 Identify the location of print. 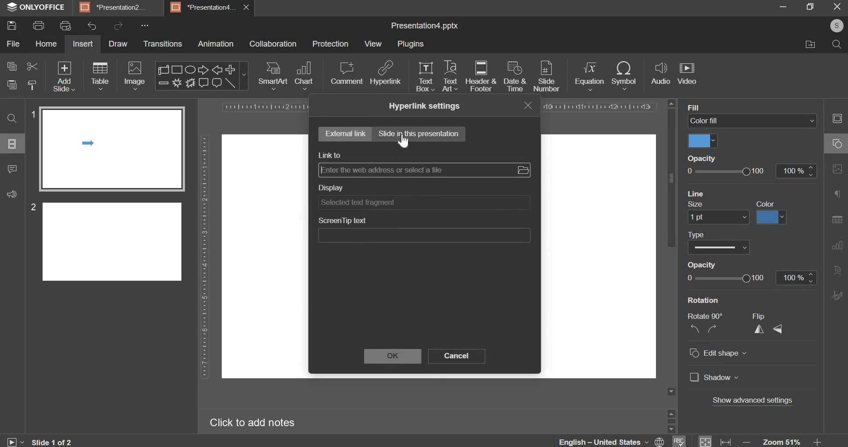
(40, 25).